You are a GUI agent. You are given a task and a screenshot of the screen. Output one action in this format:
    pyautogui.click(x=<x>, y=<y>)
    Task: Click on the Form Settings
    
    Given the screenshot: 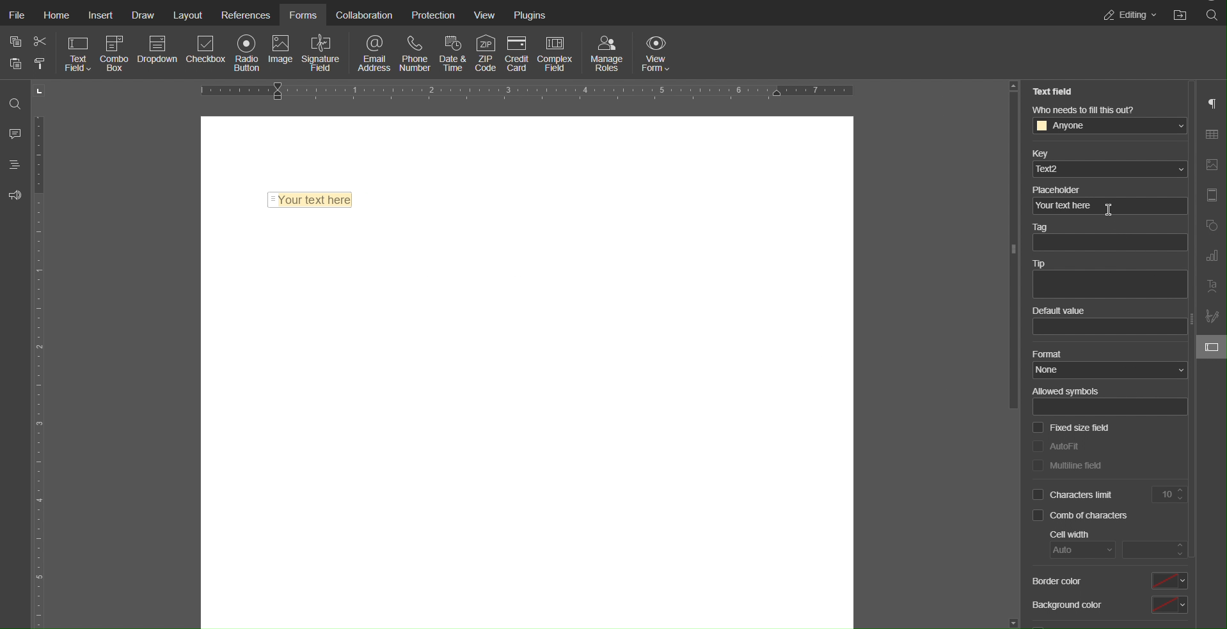 What is the action you would take?
    pyautogui.click(x=1212, y=350)
    